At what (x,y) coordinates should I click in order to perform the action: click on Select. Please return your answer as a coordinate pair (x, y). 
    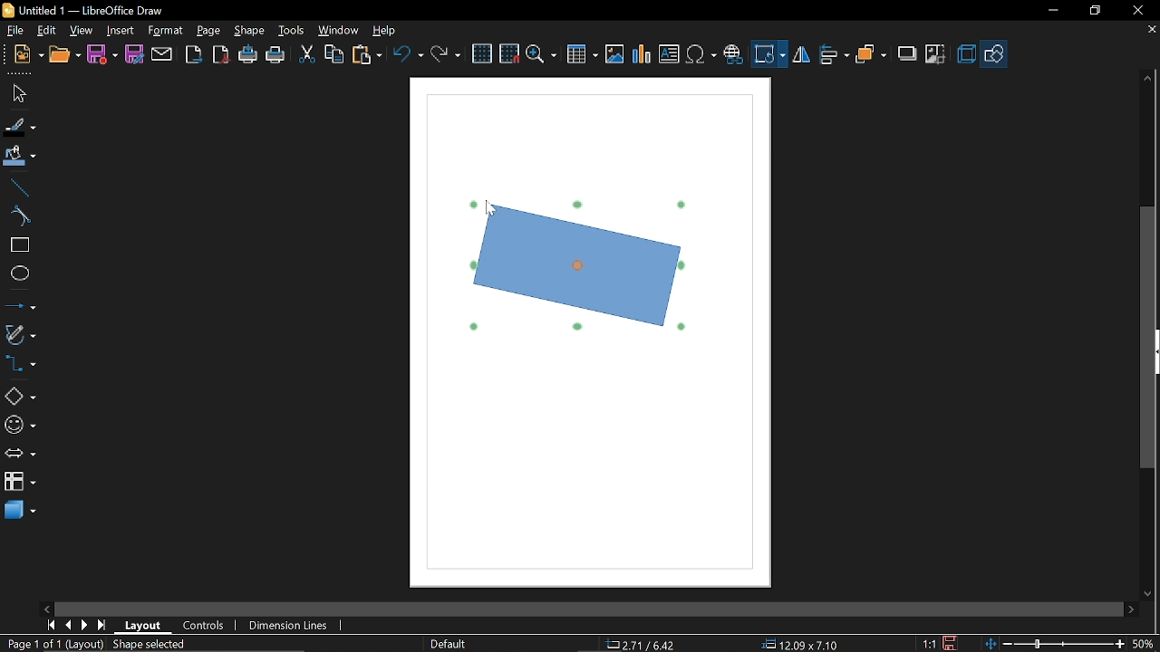
    Looking at the image, I should click on (18, 94).